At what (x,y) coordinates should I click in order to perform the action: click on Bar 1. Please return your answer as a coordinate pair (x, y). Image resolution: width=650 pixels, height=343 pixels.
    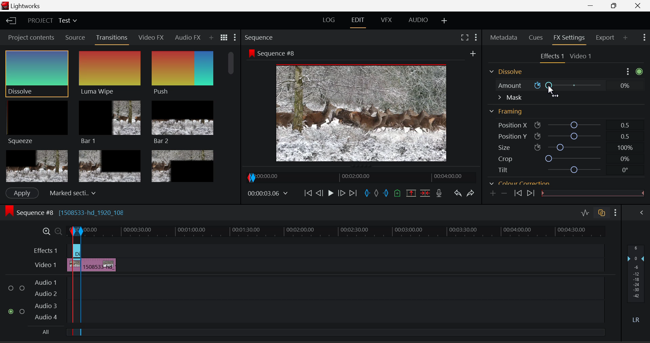
    Looking at the image, I should click on (110, 122).